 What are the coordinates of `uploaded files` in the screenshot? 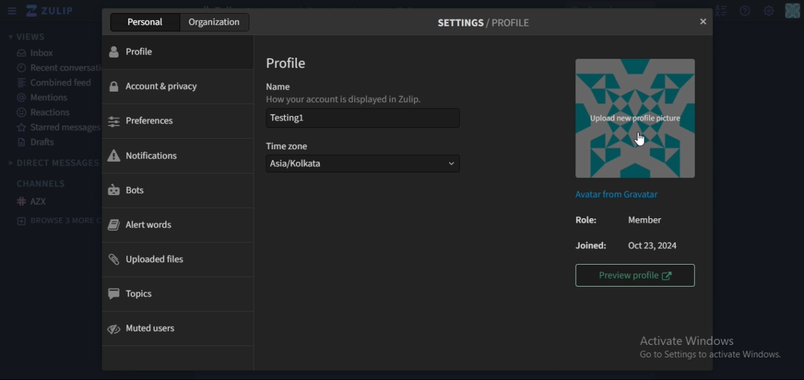 It's located at (149, 258).